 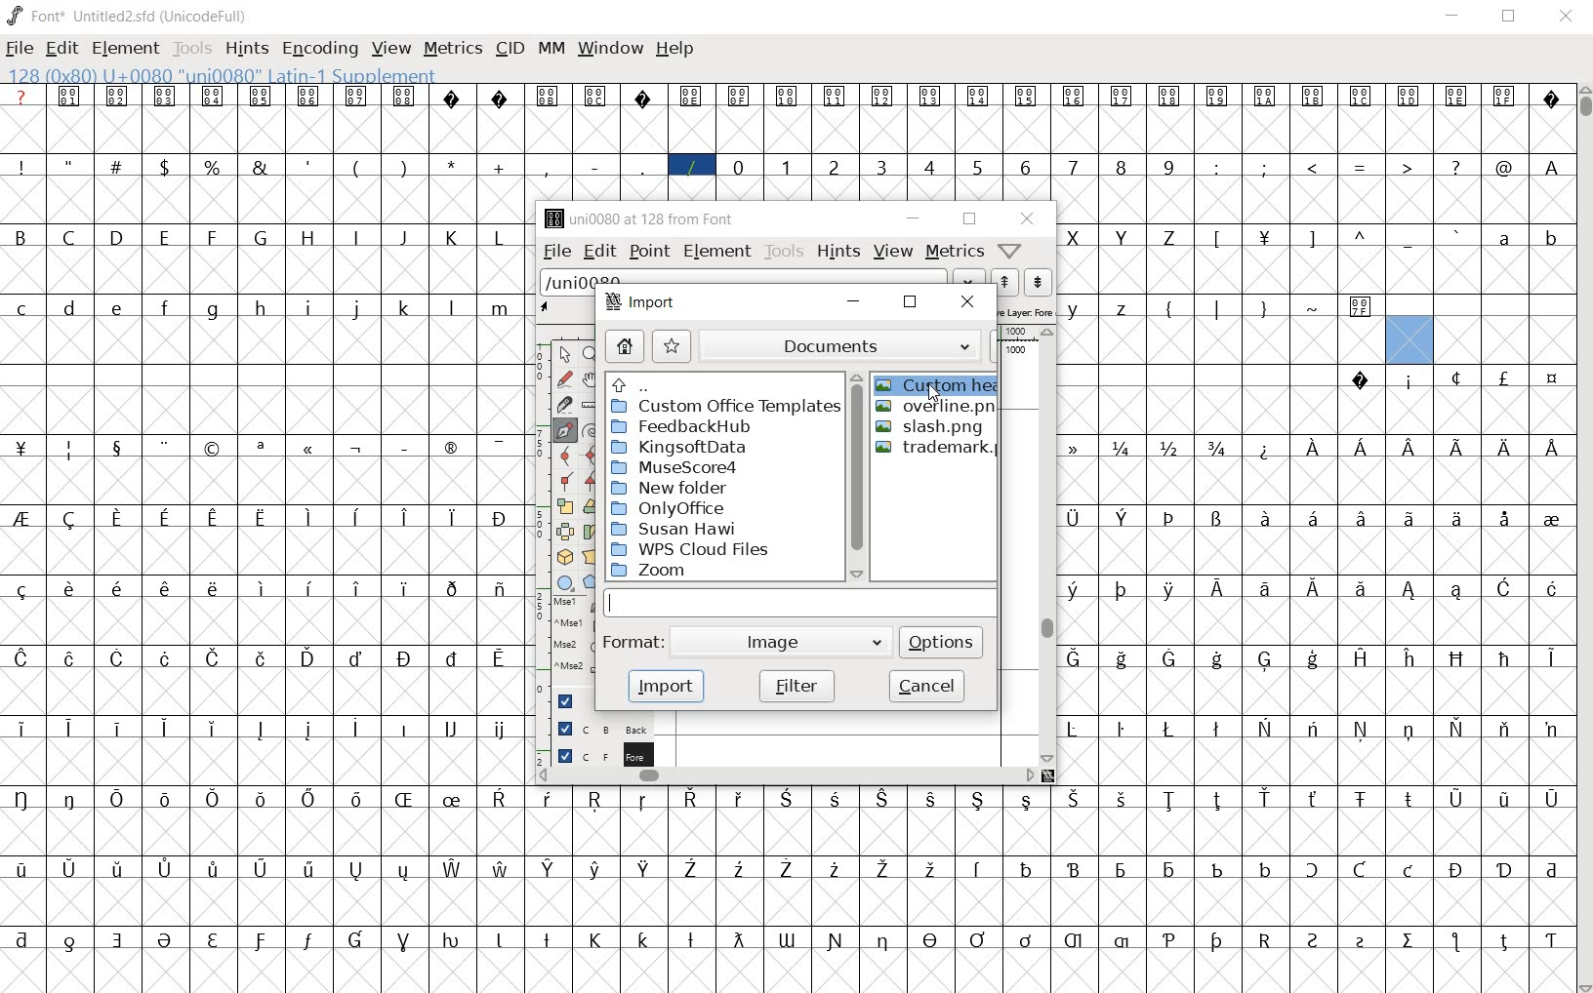 What do you see at coordinates (1313, 96) in the screenshot?
I see `glyph` at bounding box center [1313, 96].